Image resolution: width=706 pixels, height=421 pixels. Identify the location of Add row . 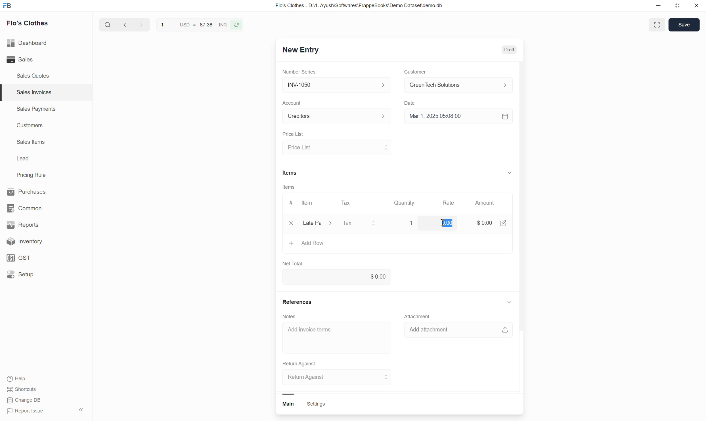
(313, 242).